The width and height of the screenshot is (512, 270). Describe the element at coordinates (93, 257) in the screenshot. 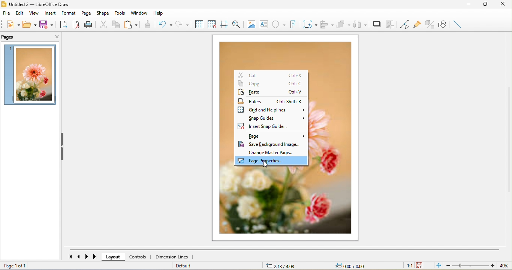

I see `last page` at that location.